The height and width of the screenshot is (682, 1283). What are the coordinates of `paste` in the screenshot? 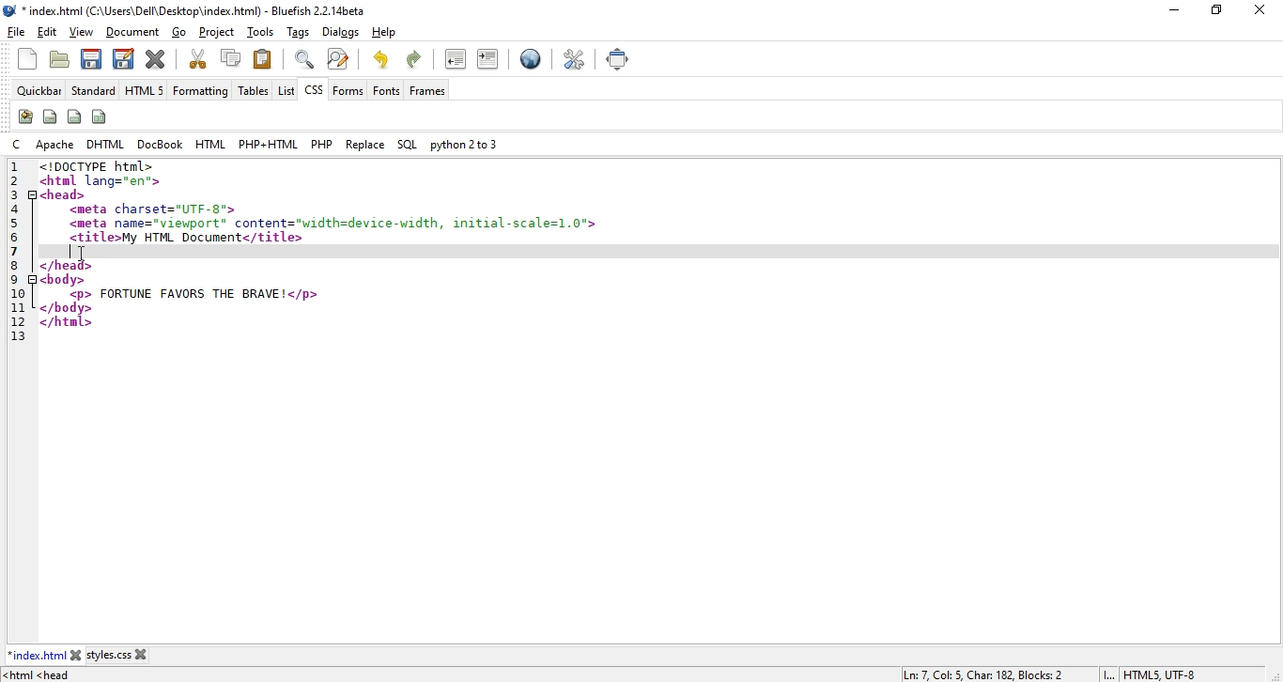 It's located at (263, 58).